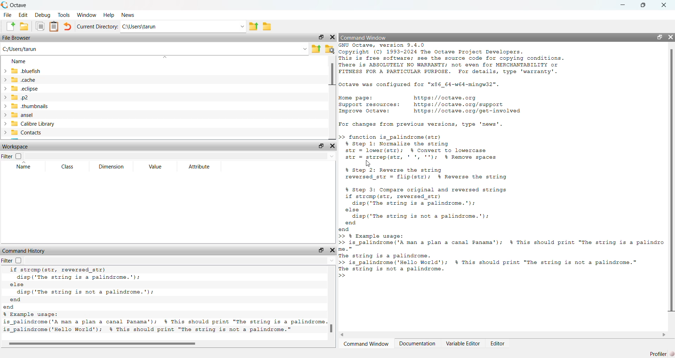 This screenshot has height=358, width=675. Describe the element at coordinates (671, 183) in the screenshot. I see `scrollbar` at that location.